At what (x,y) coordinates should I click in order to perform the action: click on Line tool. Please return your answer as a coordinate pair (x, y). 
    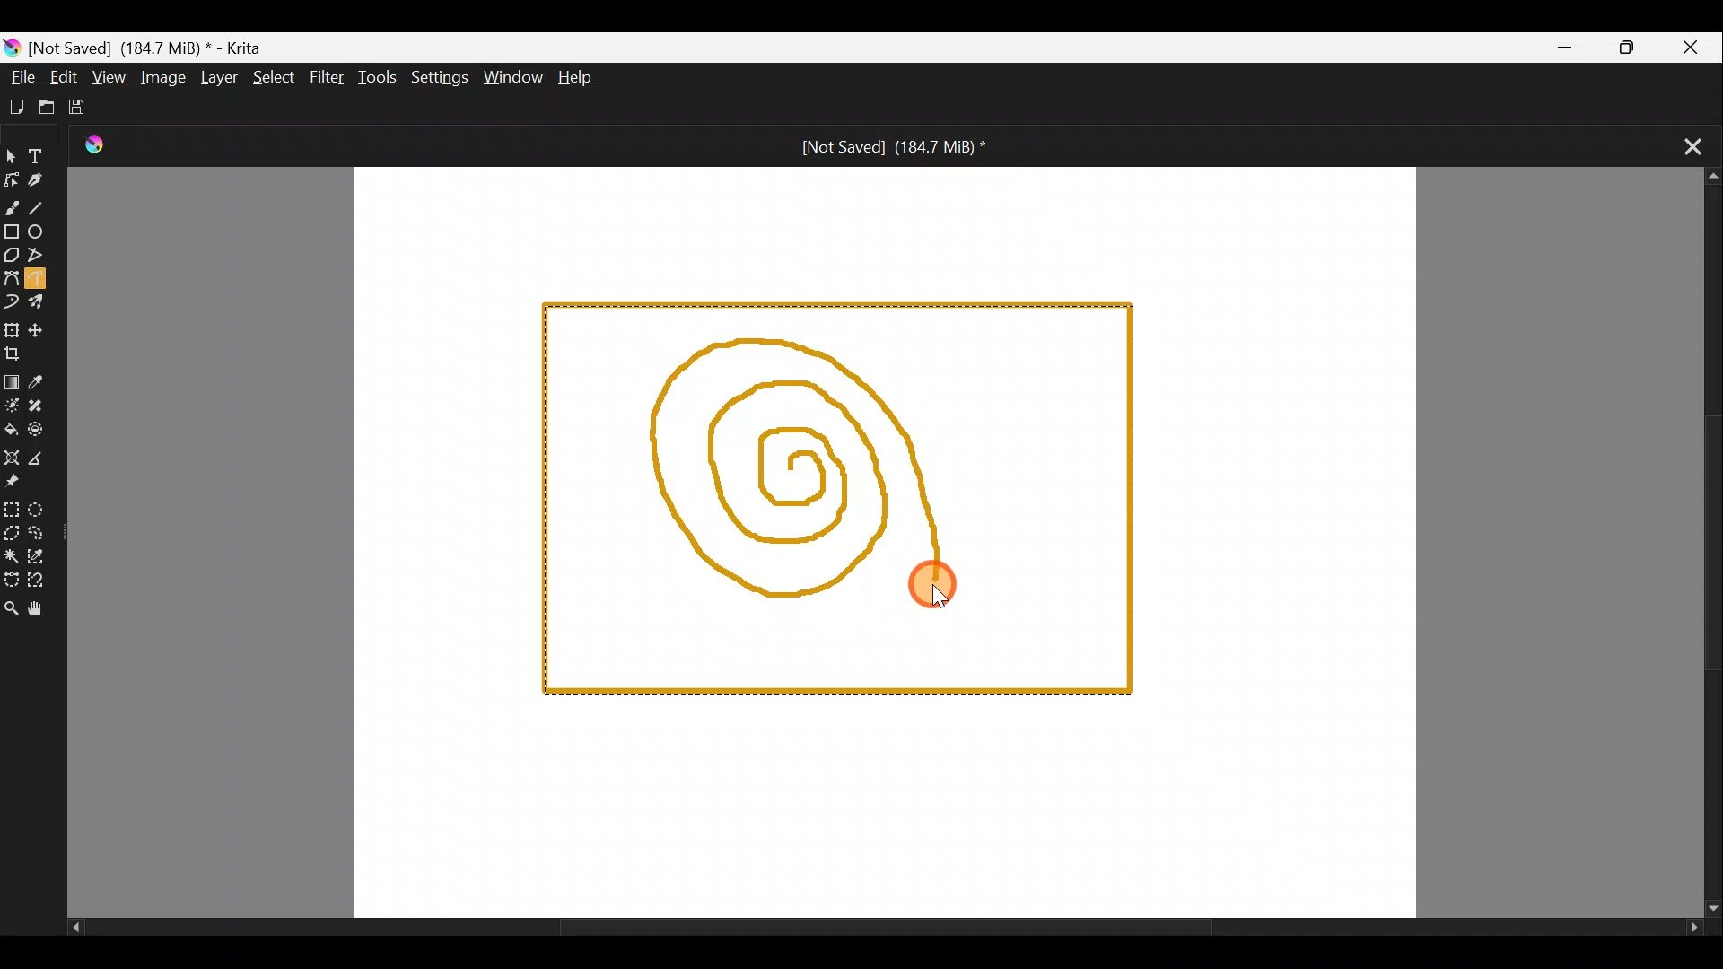
    Looking at the image, I should click on (39, 207).